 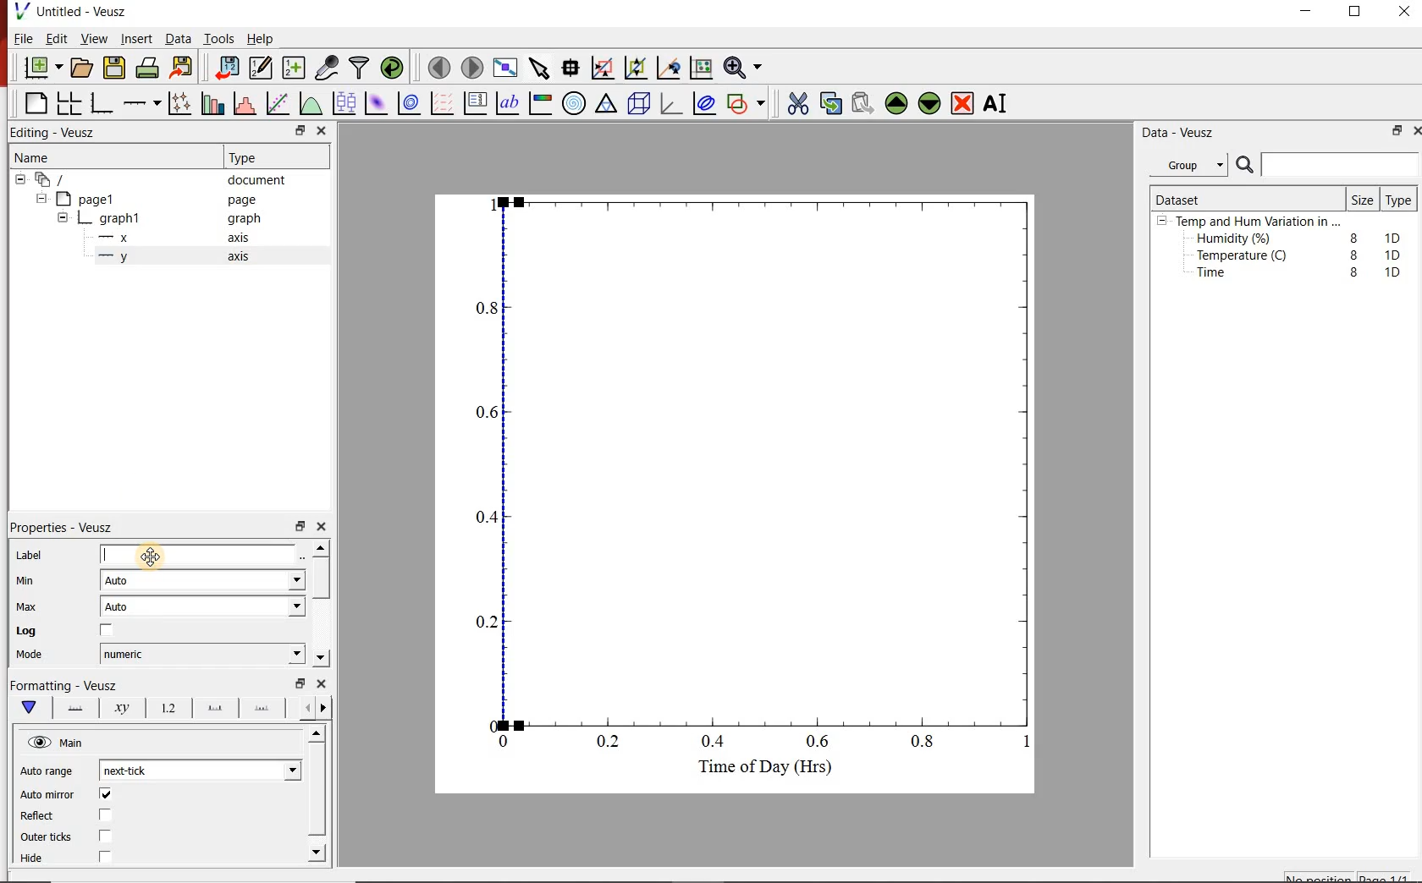 What do you see at coordinates (1327, 165) in the screenshot?
I see `Search bar` at bounding box center [1327, 165].